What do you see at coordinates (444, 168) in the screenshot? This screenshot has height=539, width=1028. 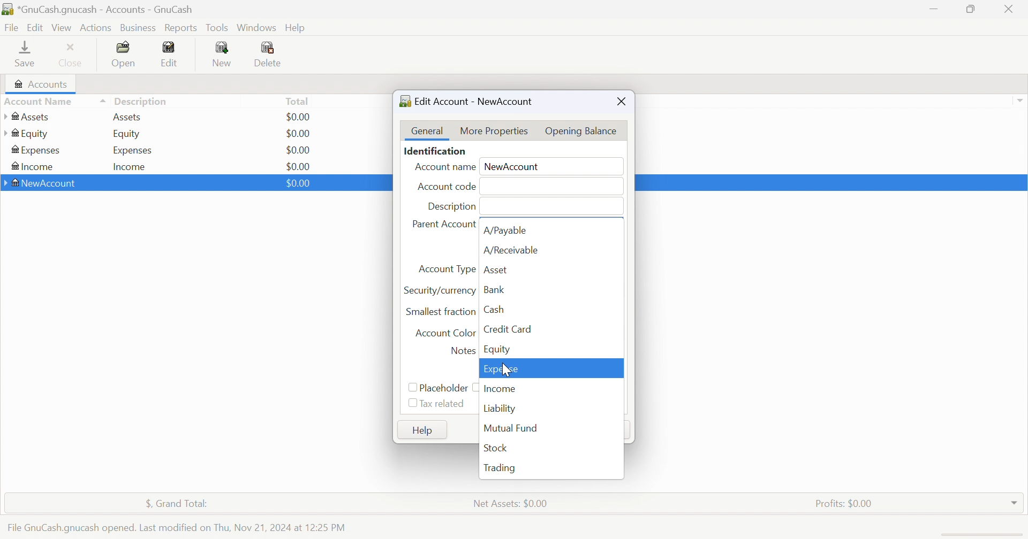 I see `Account Name` at bounding box center [444, 168].